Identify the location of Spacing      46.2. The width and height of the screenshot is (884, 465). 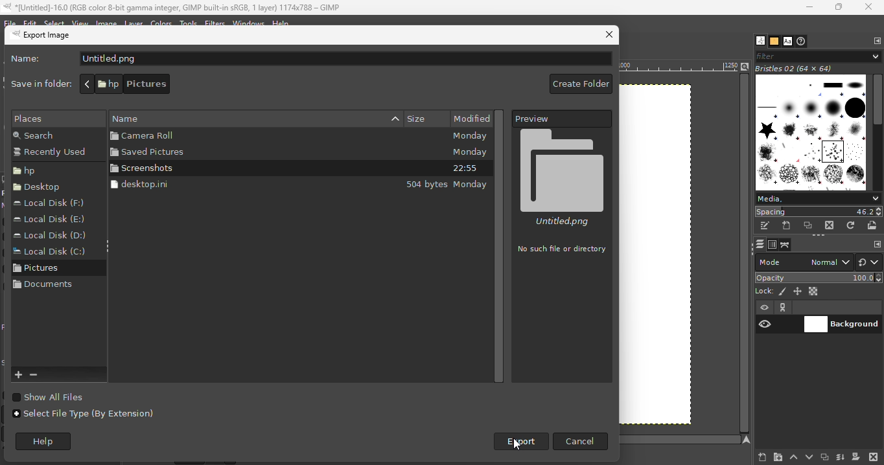
(819, 211).